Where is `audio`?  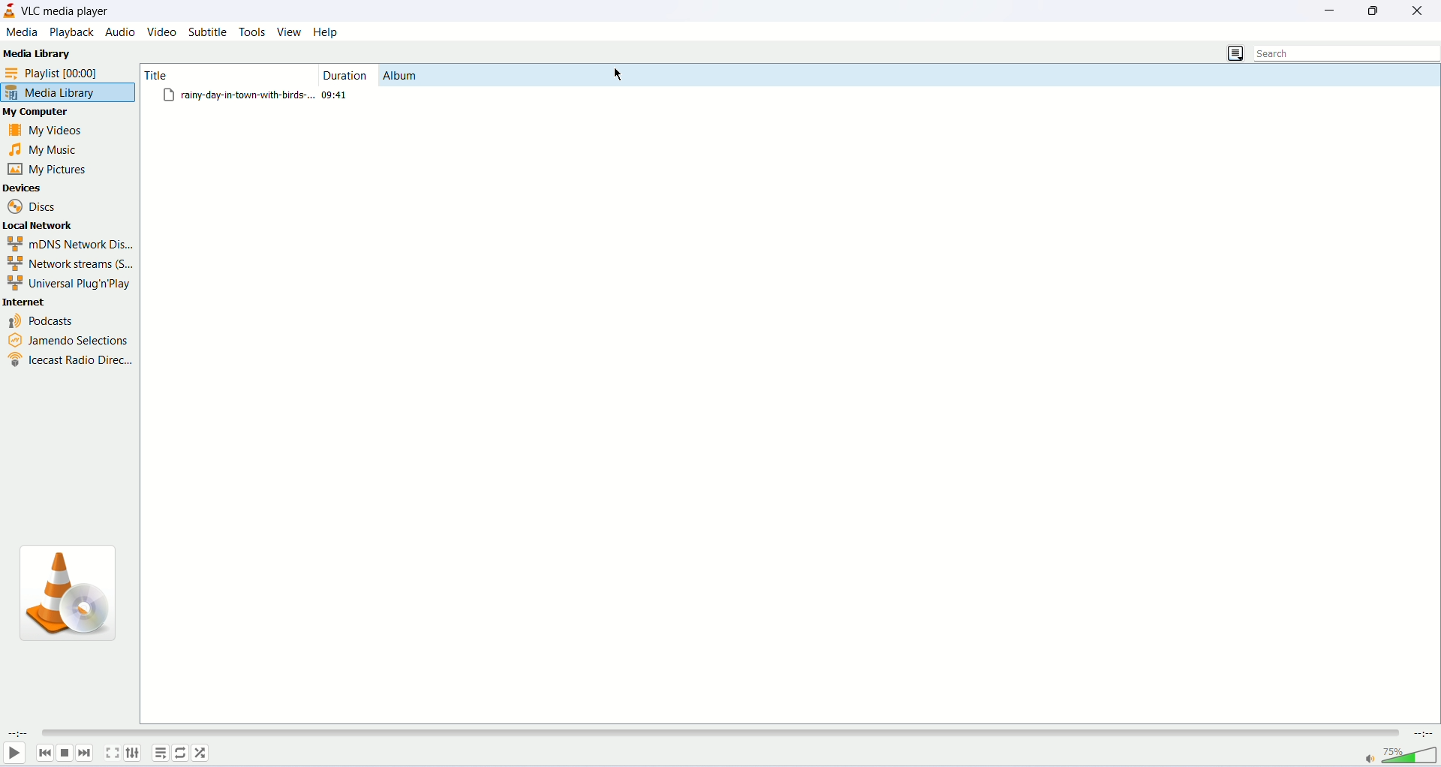
audio is located at coordinates (121, 31).